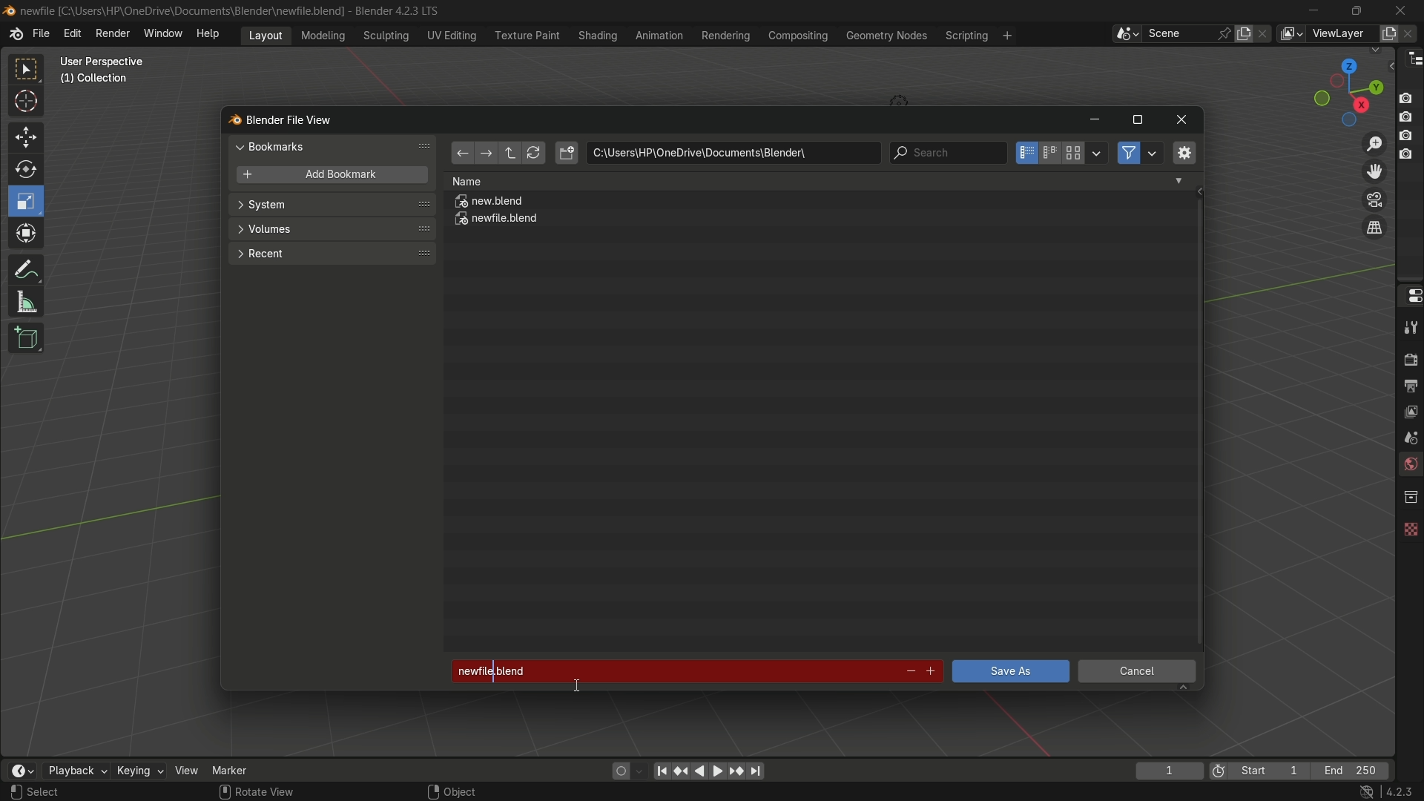 Image resolution: width=1424 pixels, height=801 pixels. What do you see at coordinates (965, 36) in the screenshot?
I see `scripting menu` at bounding box center [965, 36].